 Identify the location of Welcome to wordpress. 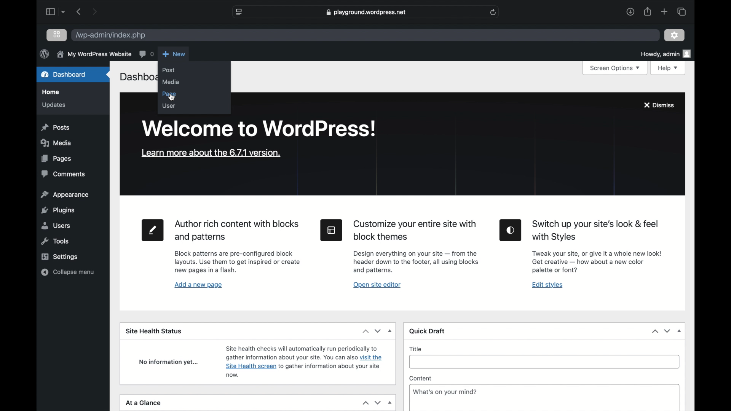
(260, 129).